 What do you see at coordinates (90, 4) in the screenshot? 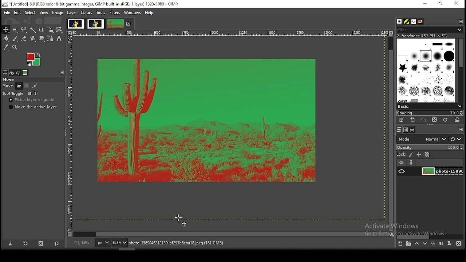
I see `icon and file name` at bounding box center [90, 4].